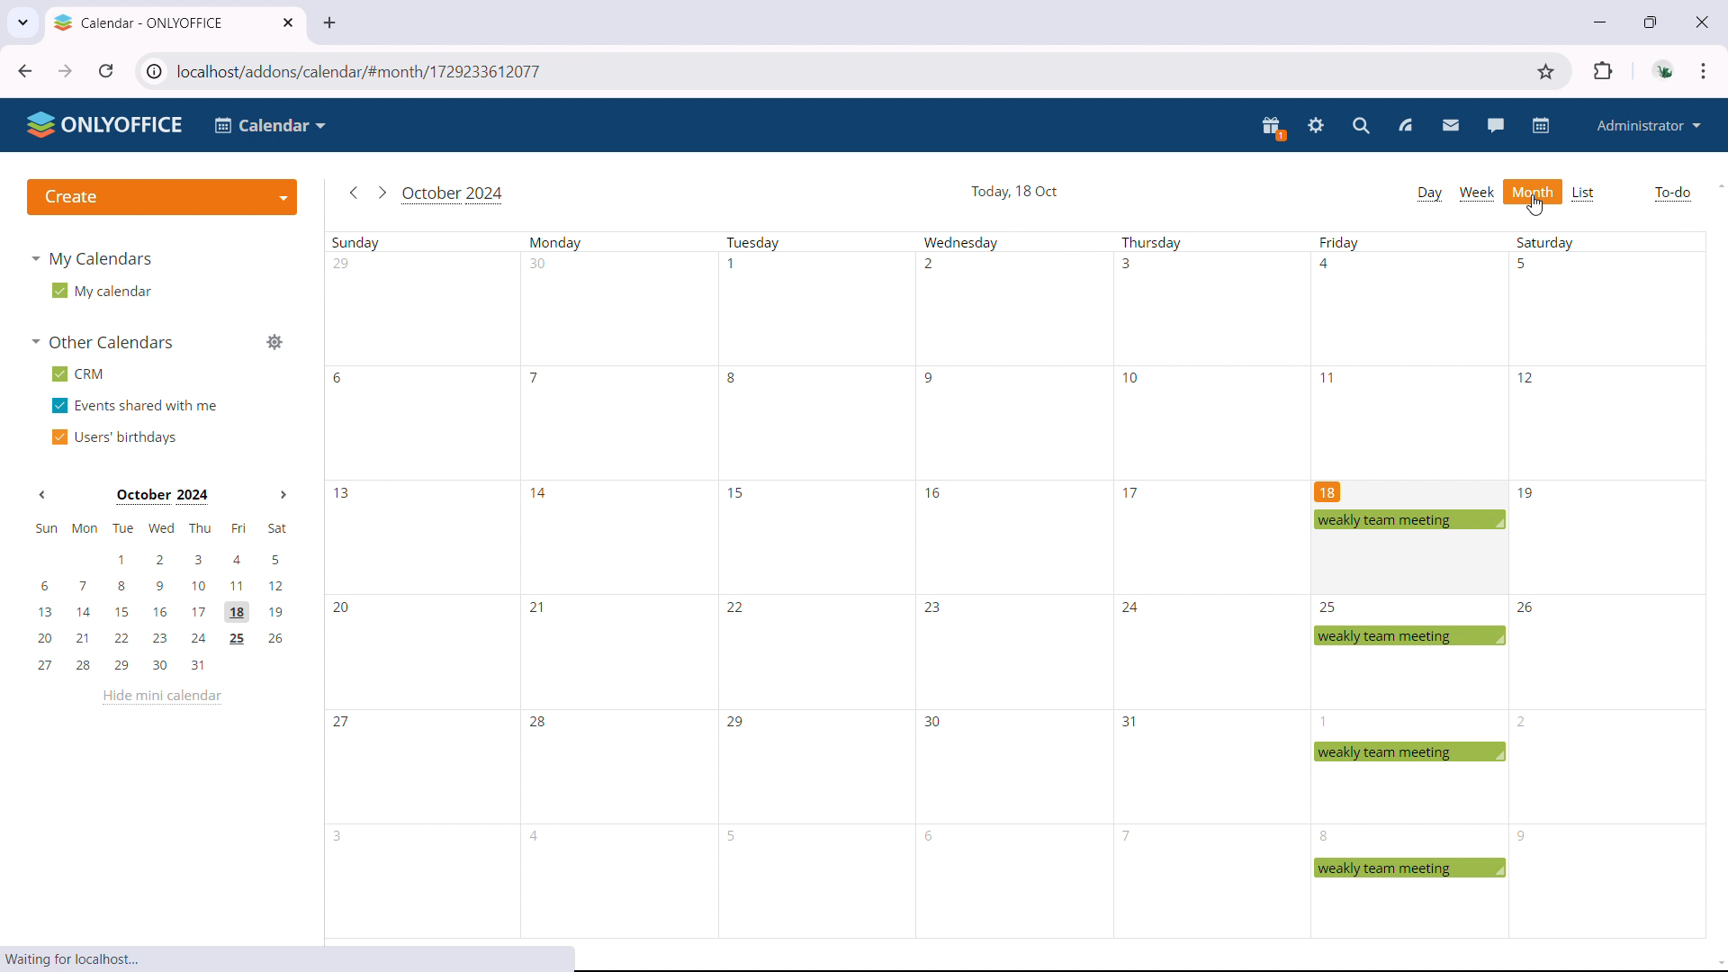 The height and width of the screenshot is (972, 1728). I want to click on account, so click(1665, 69).